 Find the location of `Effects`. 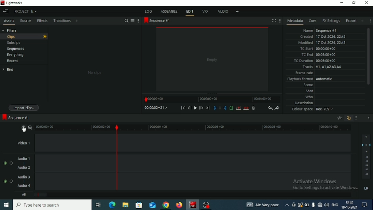

Effects is located at coordinates (42, 21).